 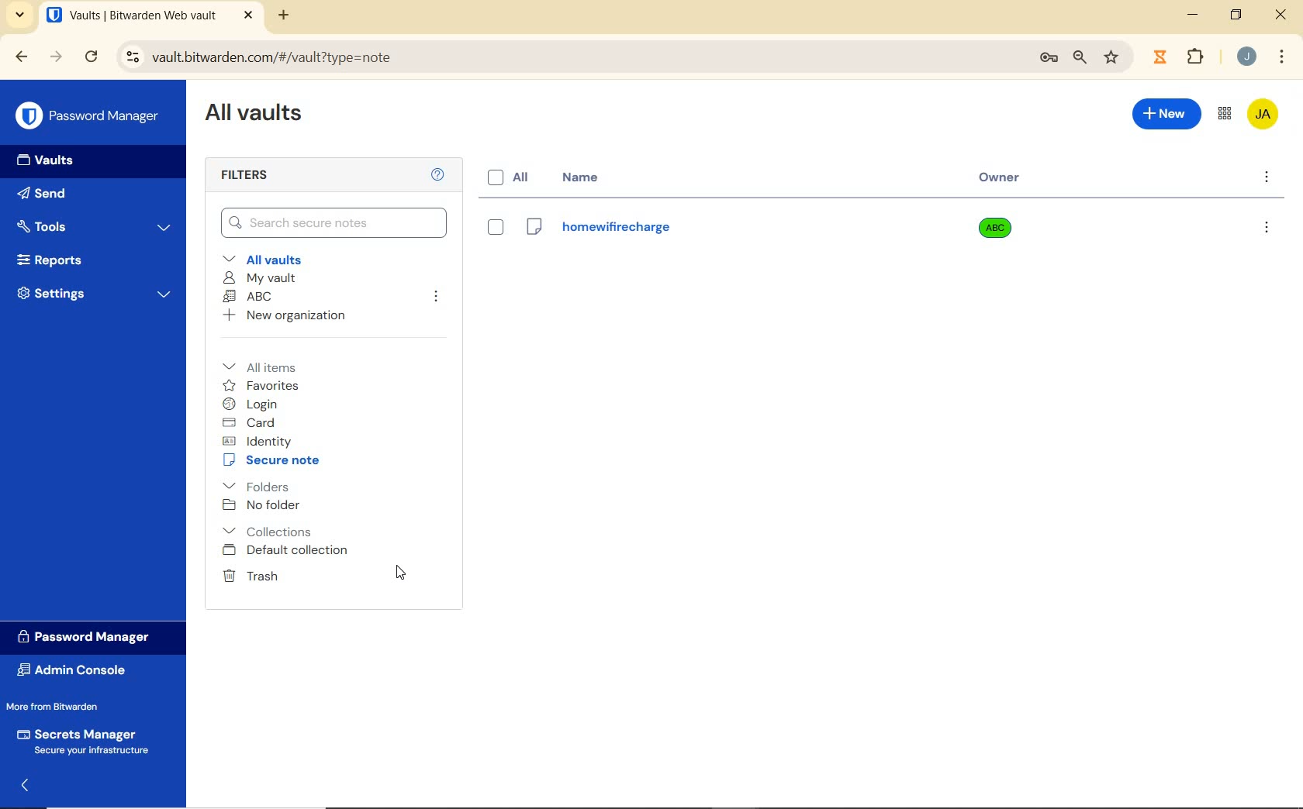 What do you see at coordinates (285, 315) in the screenshot?
I see `New organization` at bounding box center [285, 315].